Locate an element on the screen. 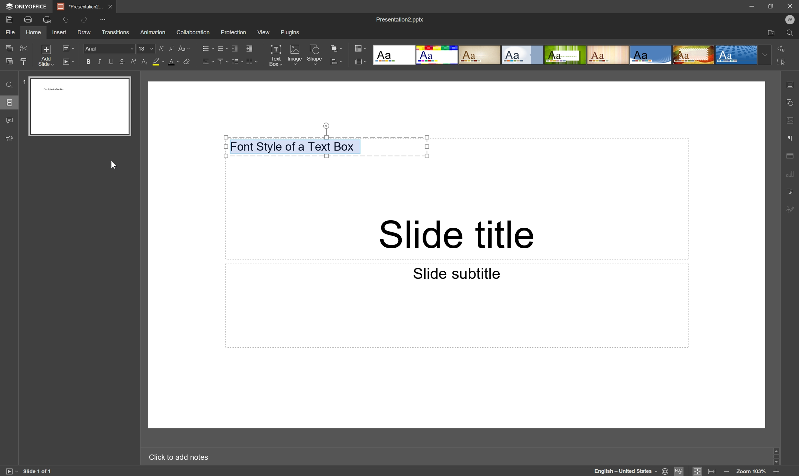  Insert columns is located at coordinates (253, 61).